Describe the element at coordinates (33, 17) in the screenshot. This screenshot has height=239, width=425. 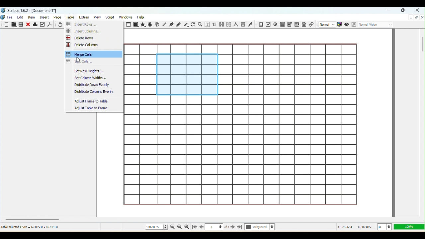
I see `Item` at that location.